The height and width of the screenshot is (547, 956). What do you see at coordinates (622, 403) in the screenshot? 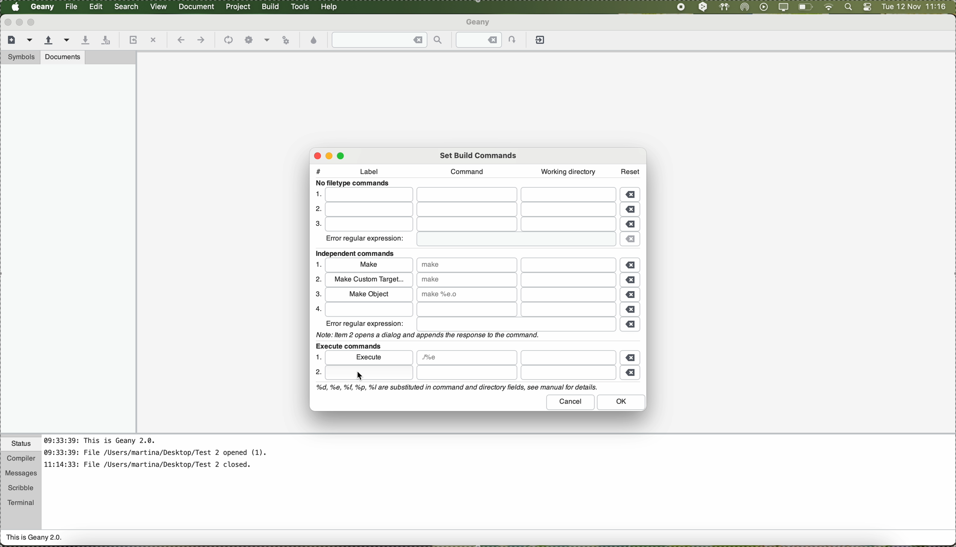
I see `OK button` at bounding box center [622, 403].